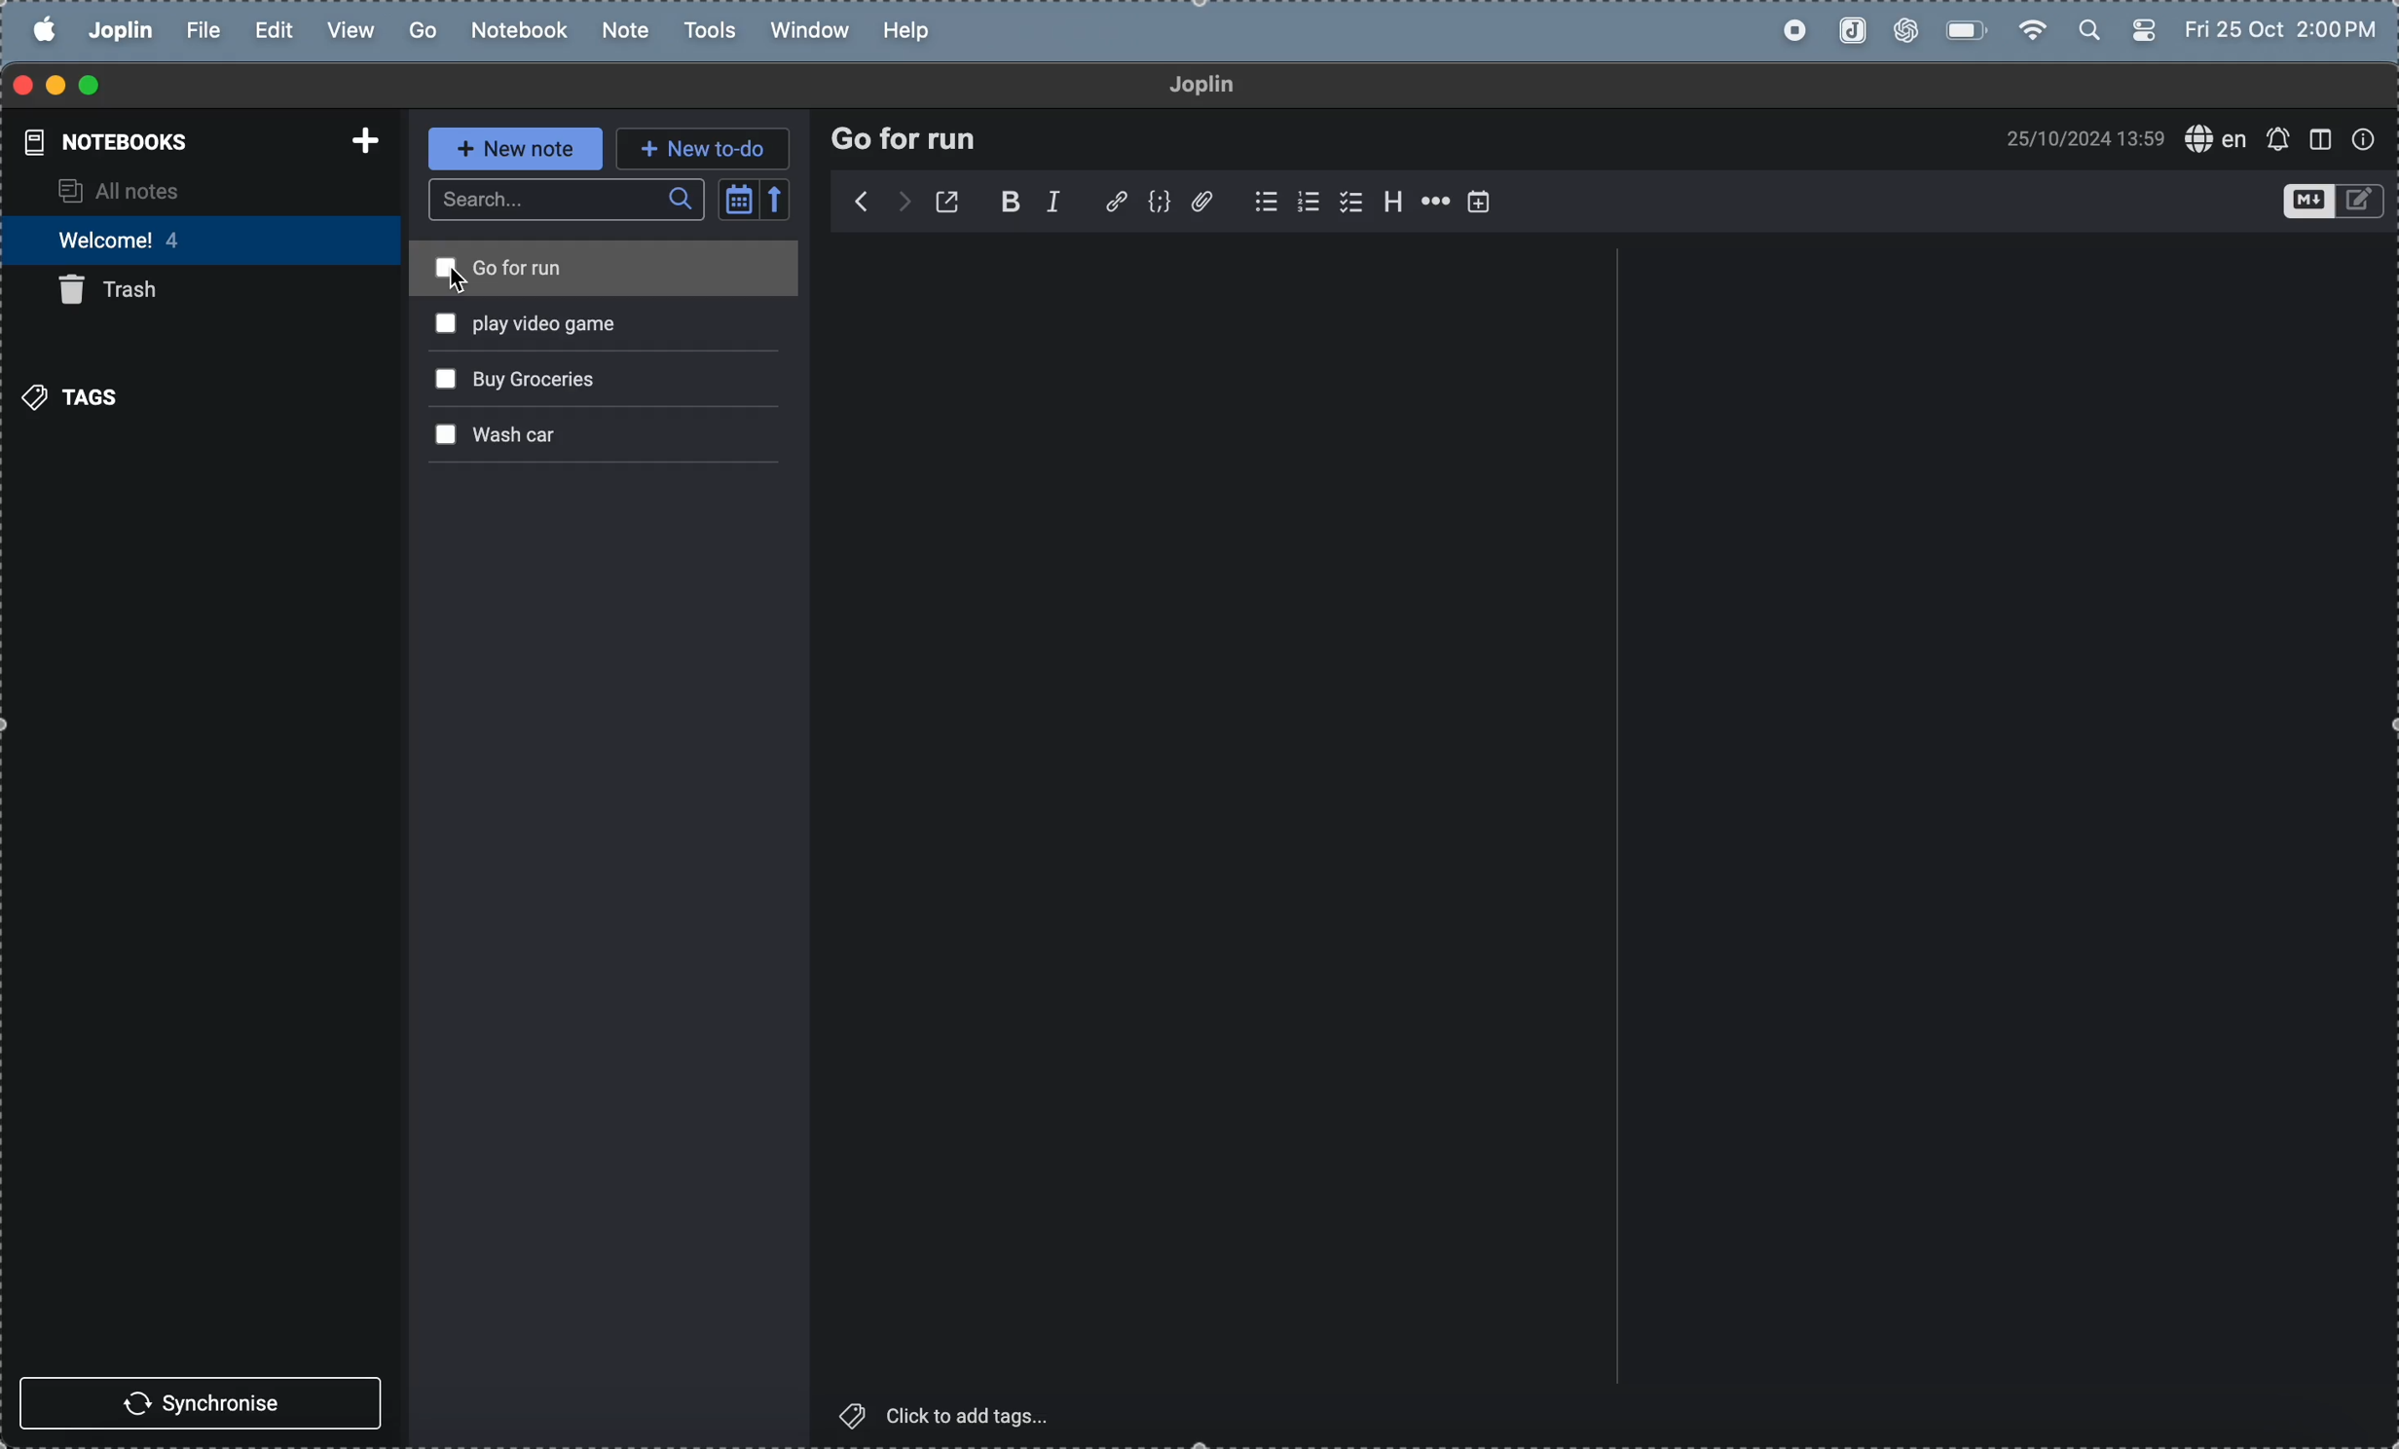 Image resolution: width=2399 pixels, height=1449 pixels. What do you see at coordinates (513, 152) in the screenshot?
I see `new note` at bounding box center [513, 152].